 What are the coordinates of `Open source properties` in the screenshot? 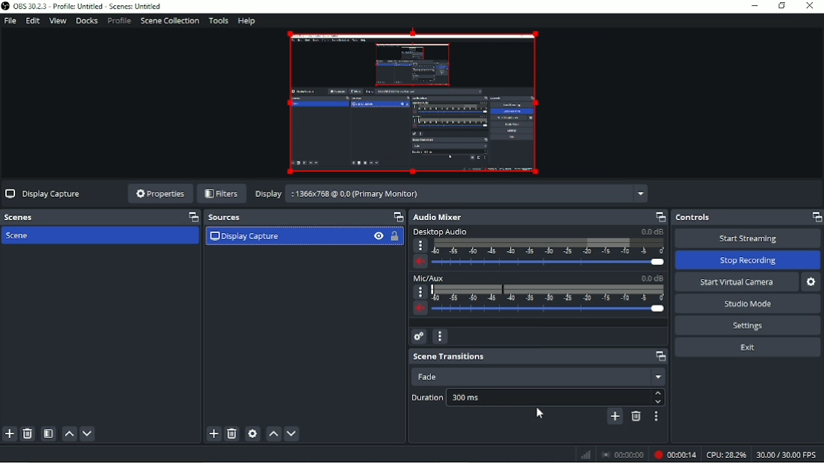 It's located at (254, 434).